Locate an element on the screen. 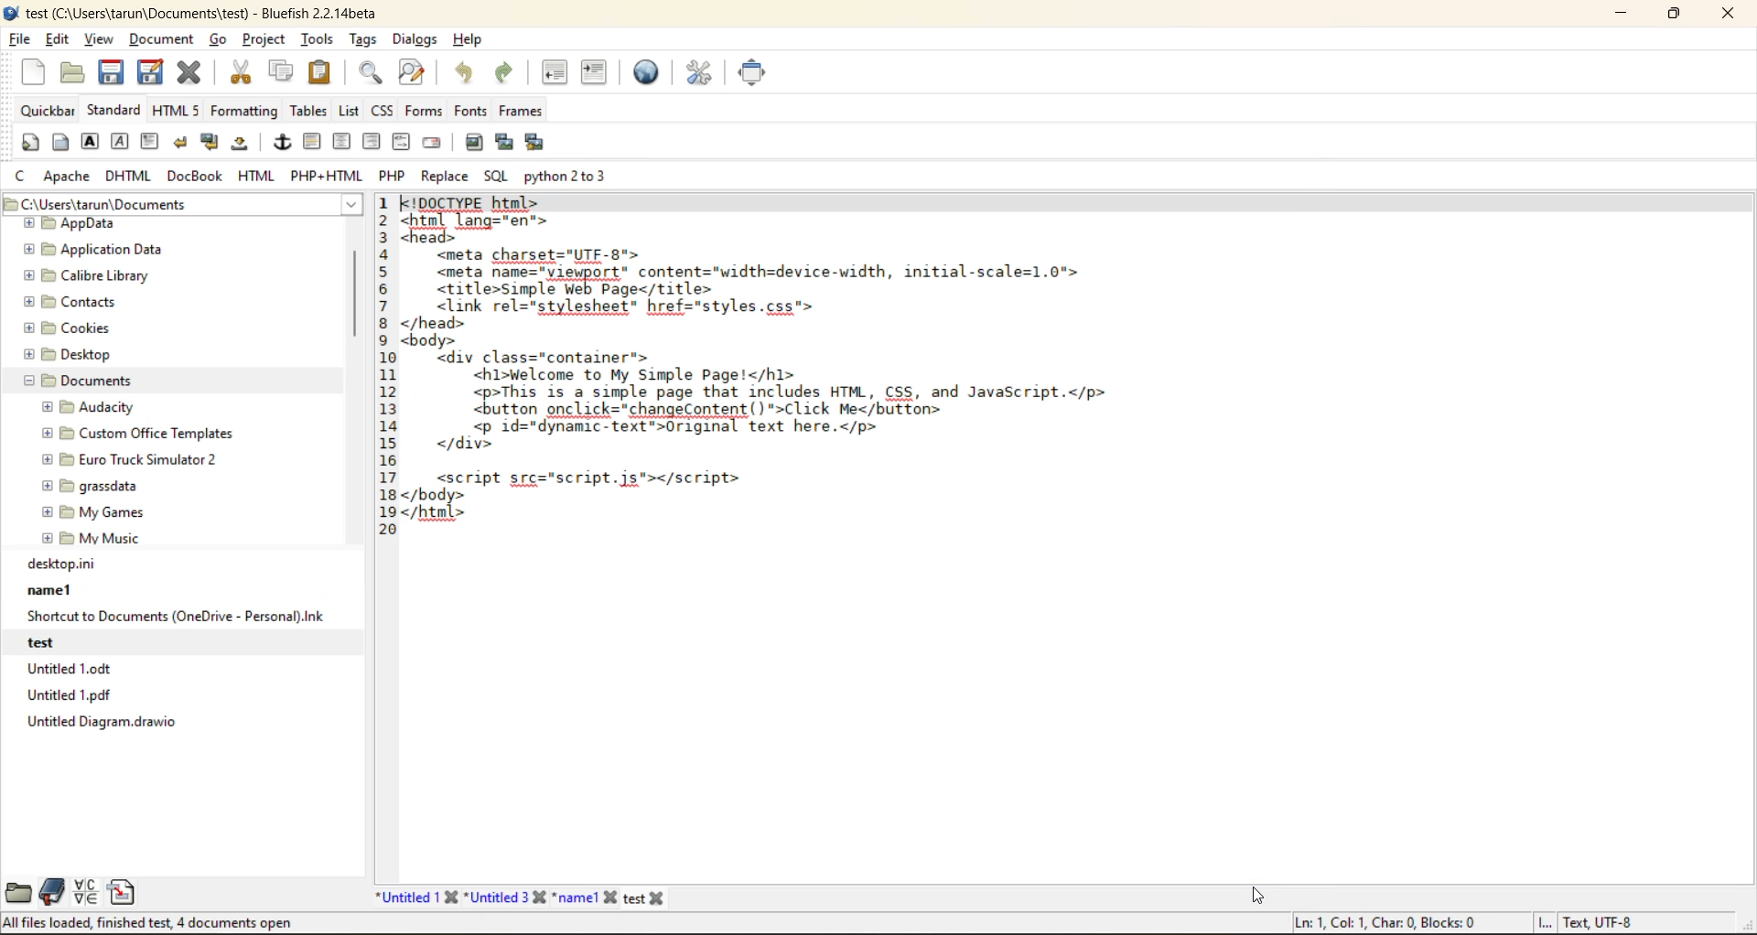 The height and width of the screenshot is (935, 1757). php is located at coordinates (395, 176).